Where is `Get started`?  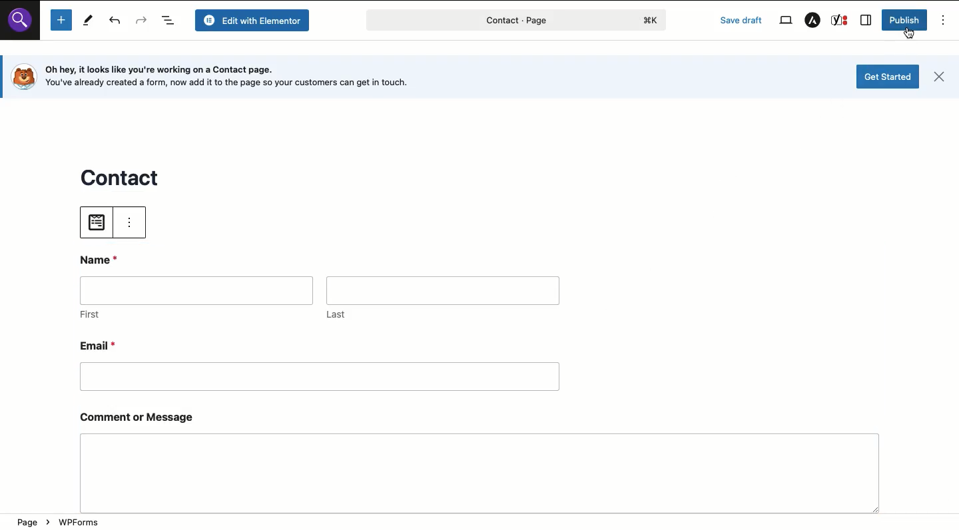 Get started is located at coordinates (887, 77).